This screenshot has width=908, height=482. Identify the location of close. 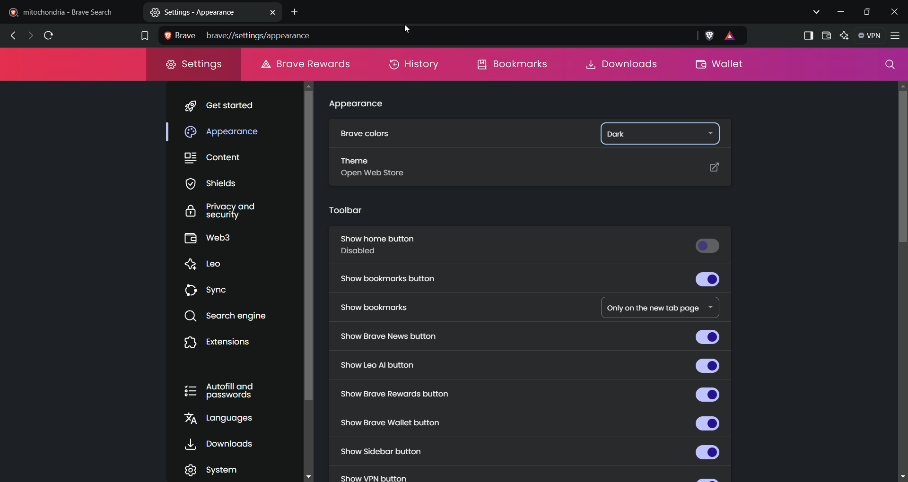
(271, 12).